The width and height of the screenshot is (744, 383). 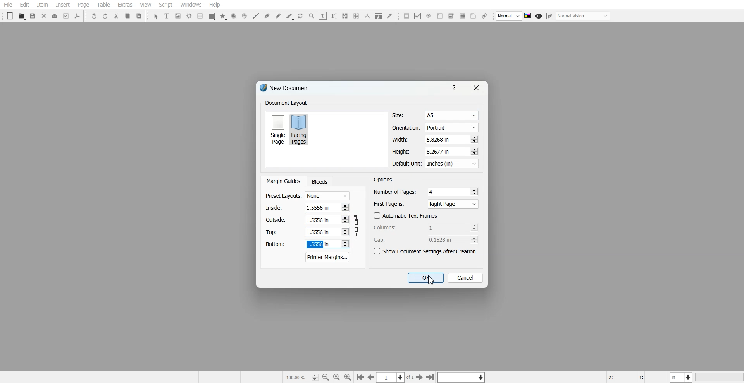 I want to click on Increase and decrease No. , so click(x=474, y=227).